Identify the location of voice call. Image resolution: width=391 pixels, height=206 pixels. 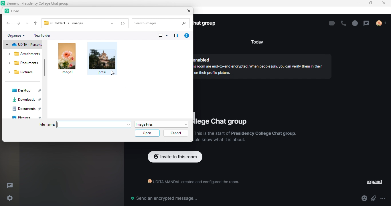
(343, 24).